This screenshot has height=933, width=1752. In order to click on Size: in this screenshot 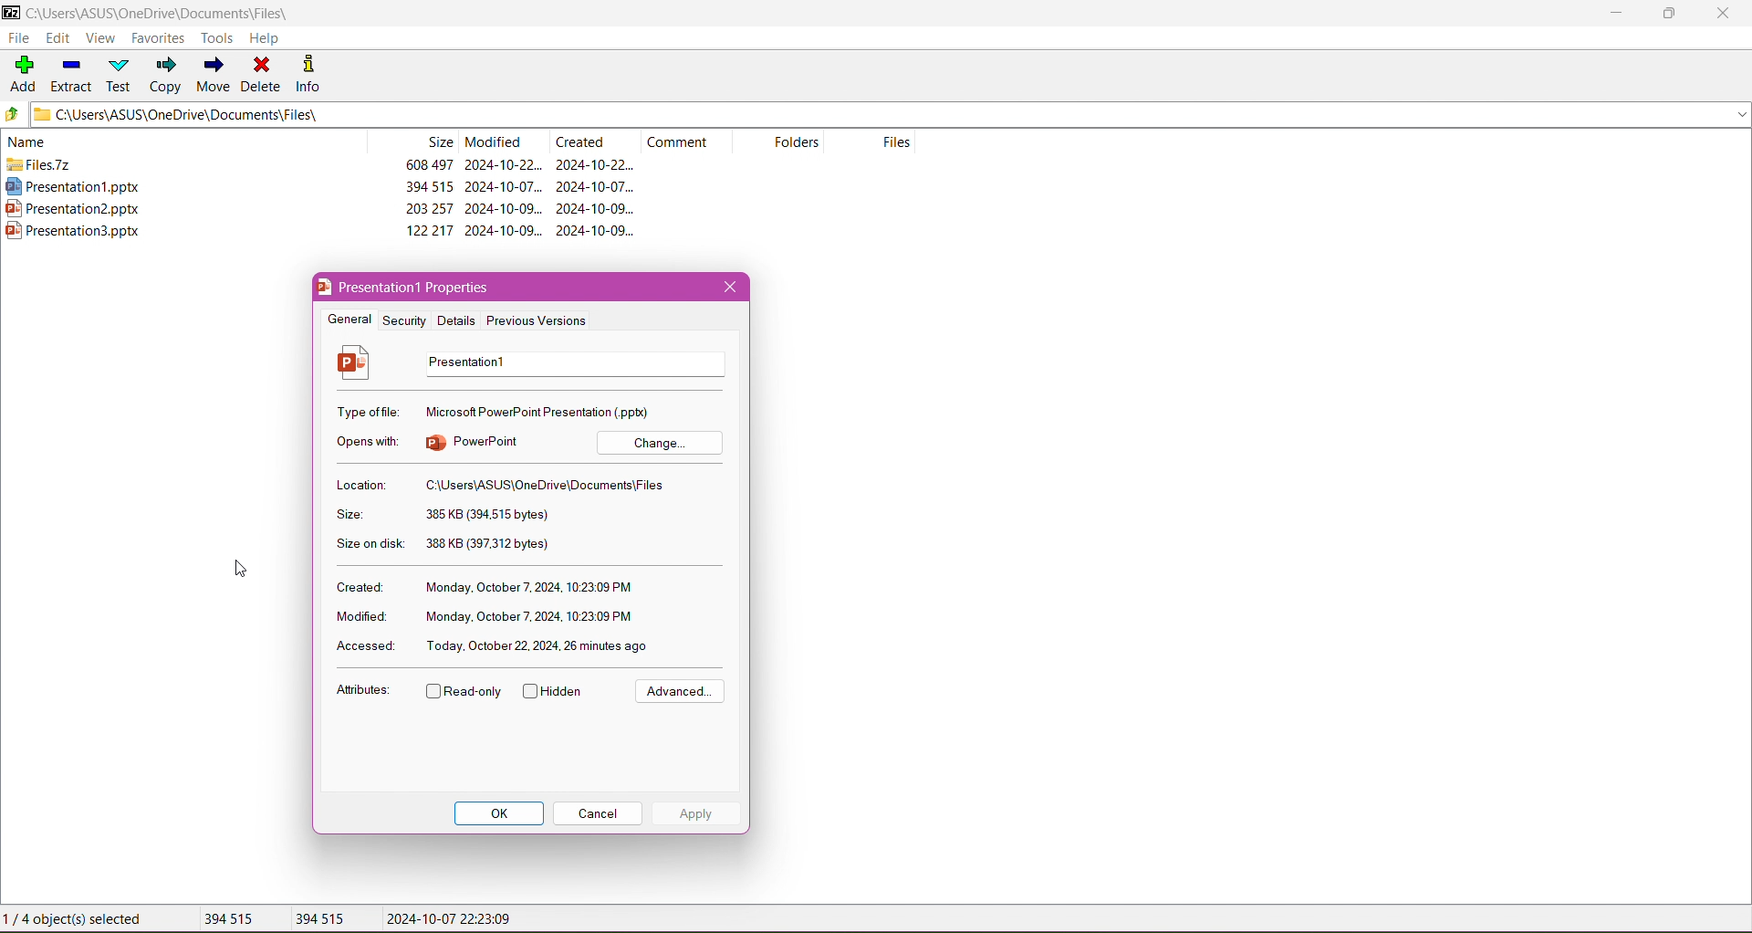, I will do `click(358, 515)`.